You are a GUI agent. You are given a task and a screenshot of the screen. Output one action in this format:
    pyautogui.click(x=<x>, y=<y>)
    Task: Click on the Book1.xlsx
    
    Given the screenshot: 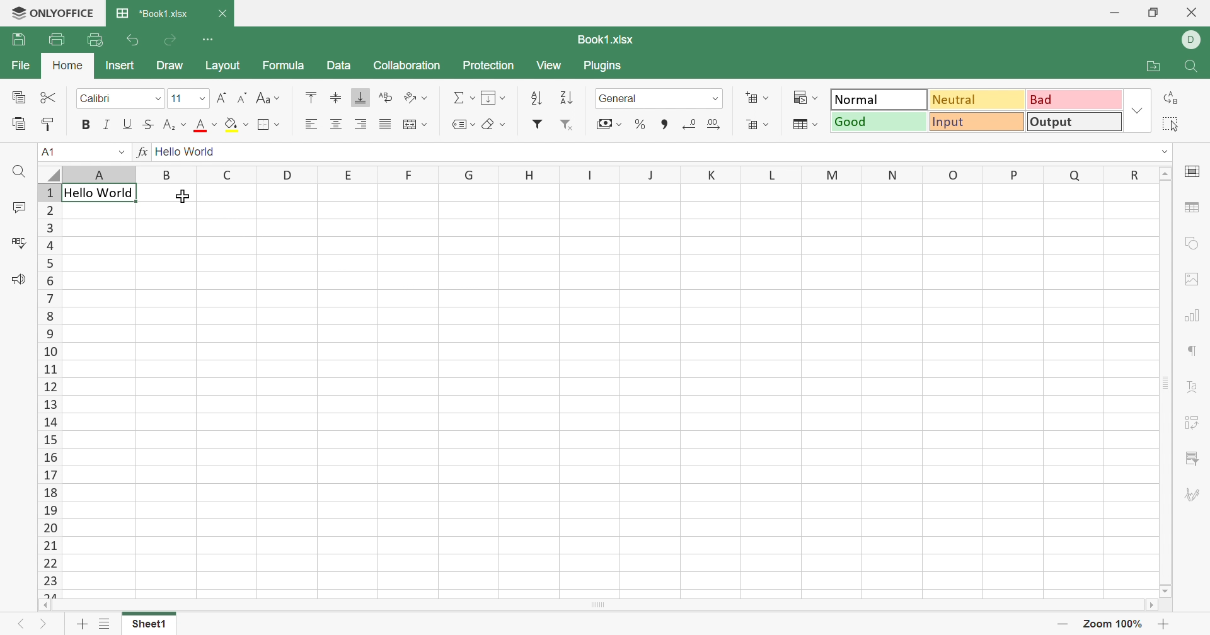 What is the action you would take?
    pyautogui.click(x=604, y=38)
    